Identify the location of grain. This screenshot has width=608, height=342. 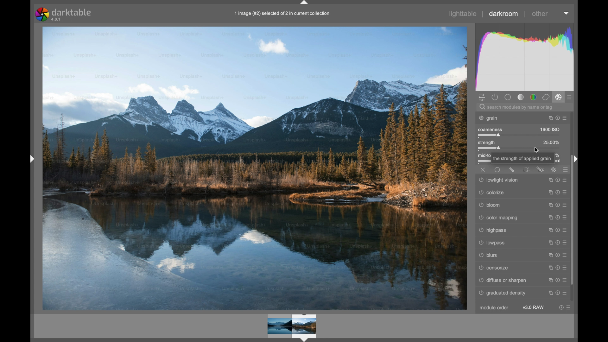
(495, 118).